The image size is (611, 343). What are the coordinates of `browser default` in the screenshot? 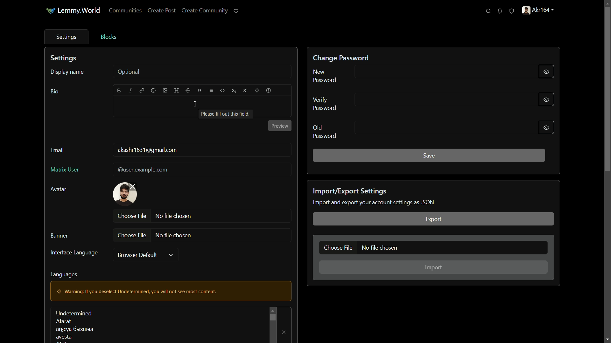 It's located at (137, 255).